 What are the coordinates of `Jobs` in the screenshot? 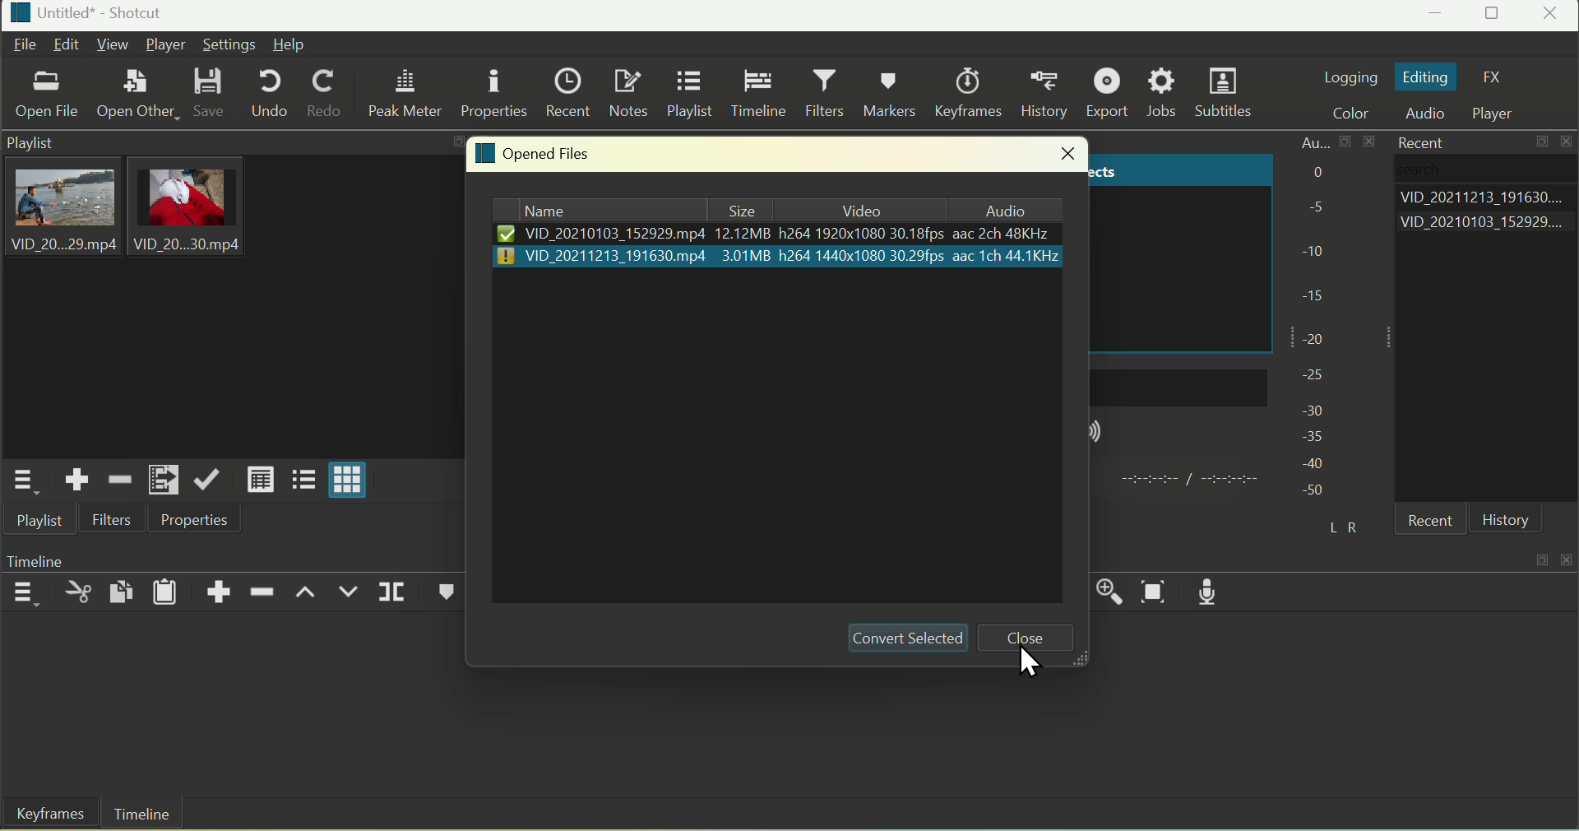 It's located at (1163, 93).